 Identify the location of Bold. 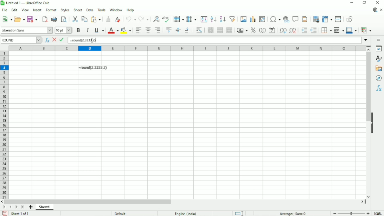
(78, 30).